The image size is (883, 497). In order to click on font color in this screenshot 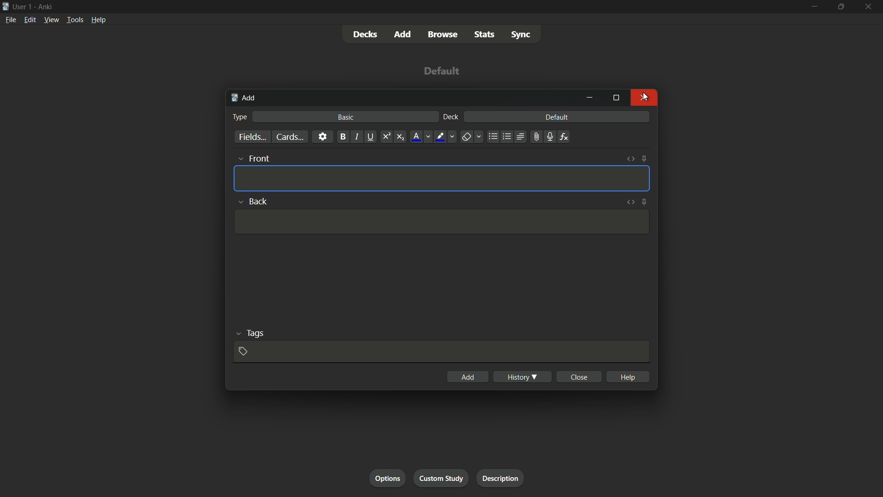, I will do `click(421, 137)`.